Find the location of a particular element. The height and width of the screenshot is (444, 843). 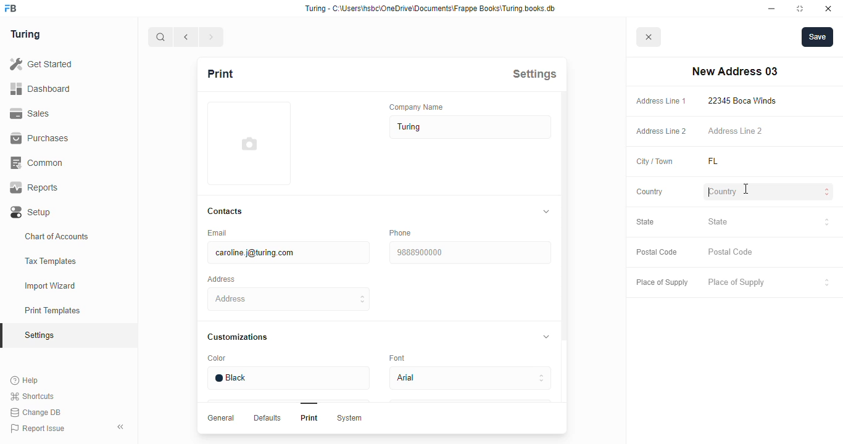

customizations is located at coordinates (237, 337).